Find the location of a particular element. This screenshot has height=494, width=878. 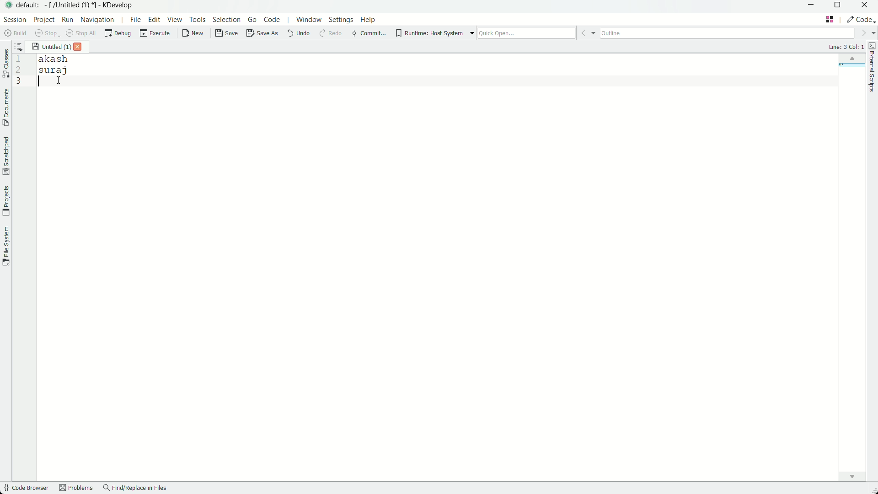

scratchpad is located at coordinates (5, 156).